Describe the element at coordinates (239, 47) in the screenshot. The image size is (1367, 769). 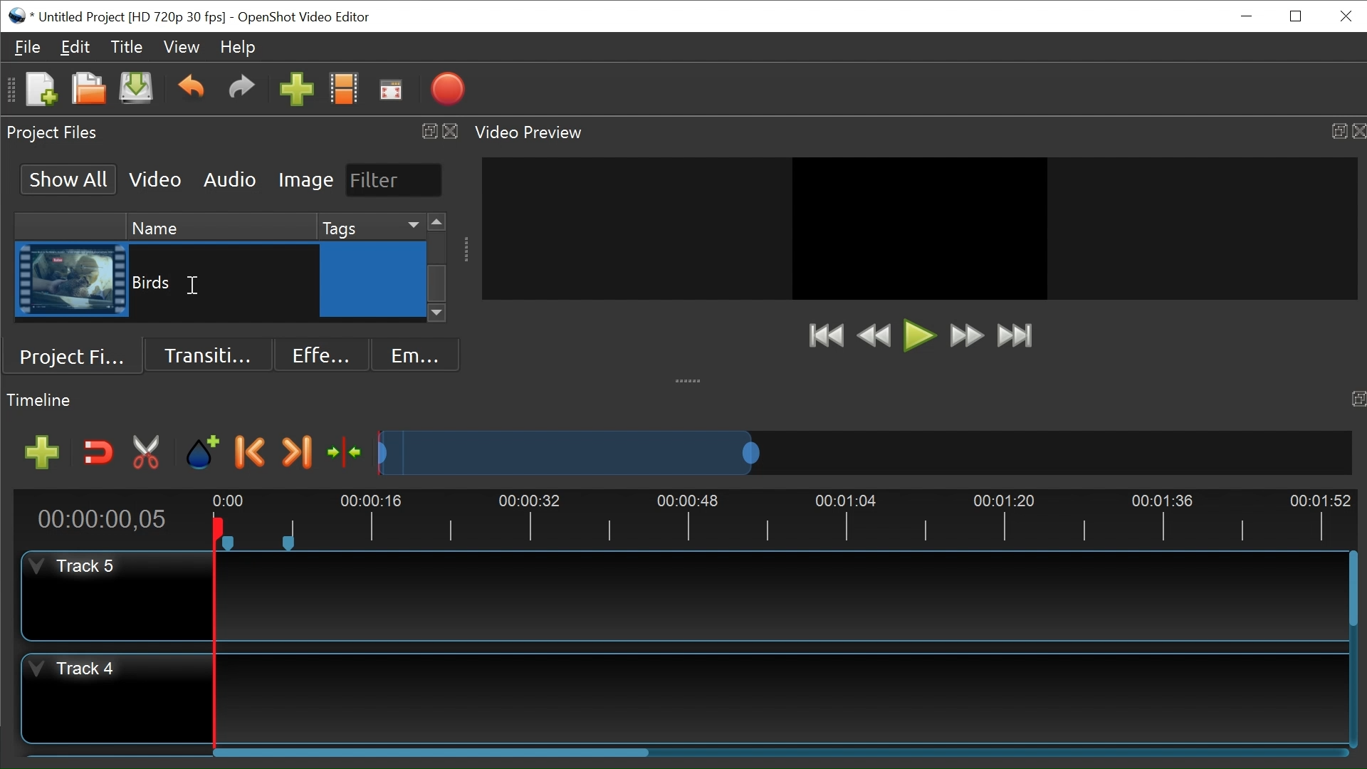
I see `Help` at that location.